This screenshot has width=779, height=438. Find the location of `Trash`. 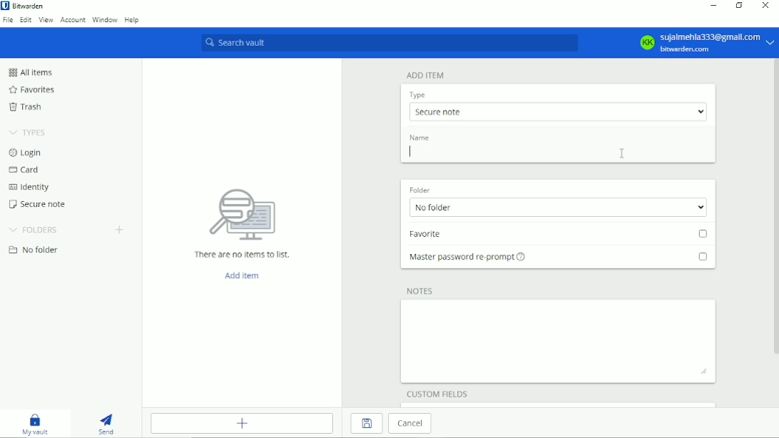

Trash is located at coordinates (25, 106).